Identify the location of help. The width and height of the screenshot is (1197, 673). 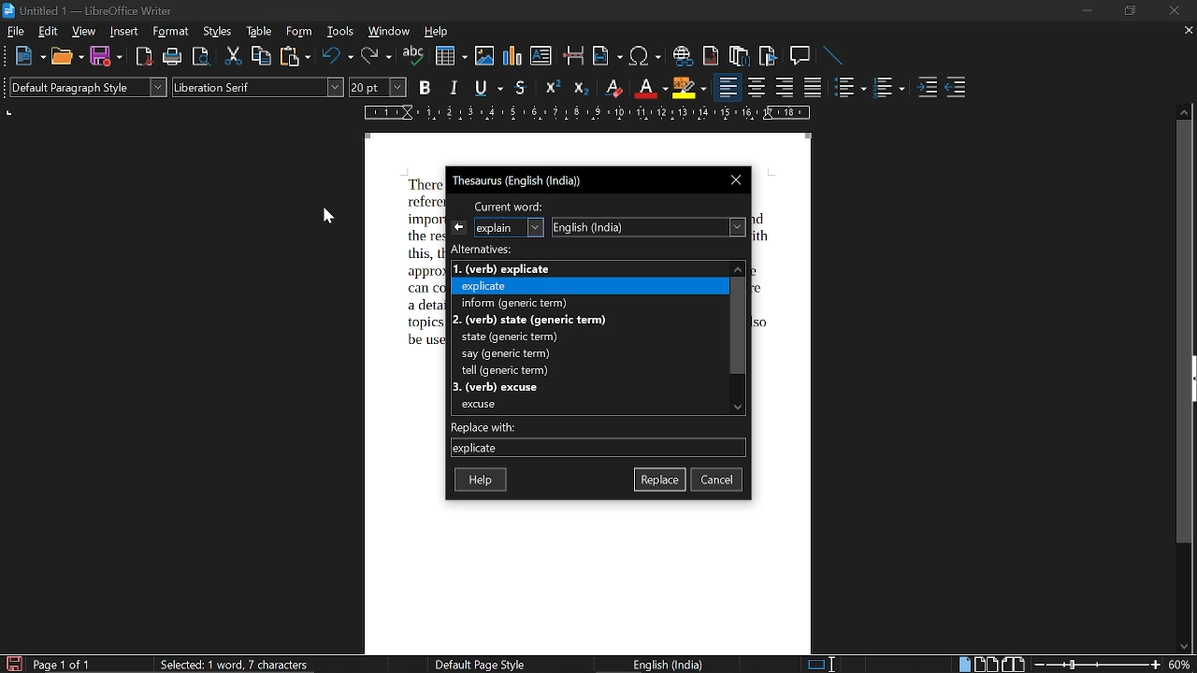
(434, 32).